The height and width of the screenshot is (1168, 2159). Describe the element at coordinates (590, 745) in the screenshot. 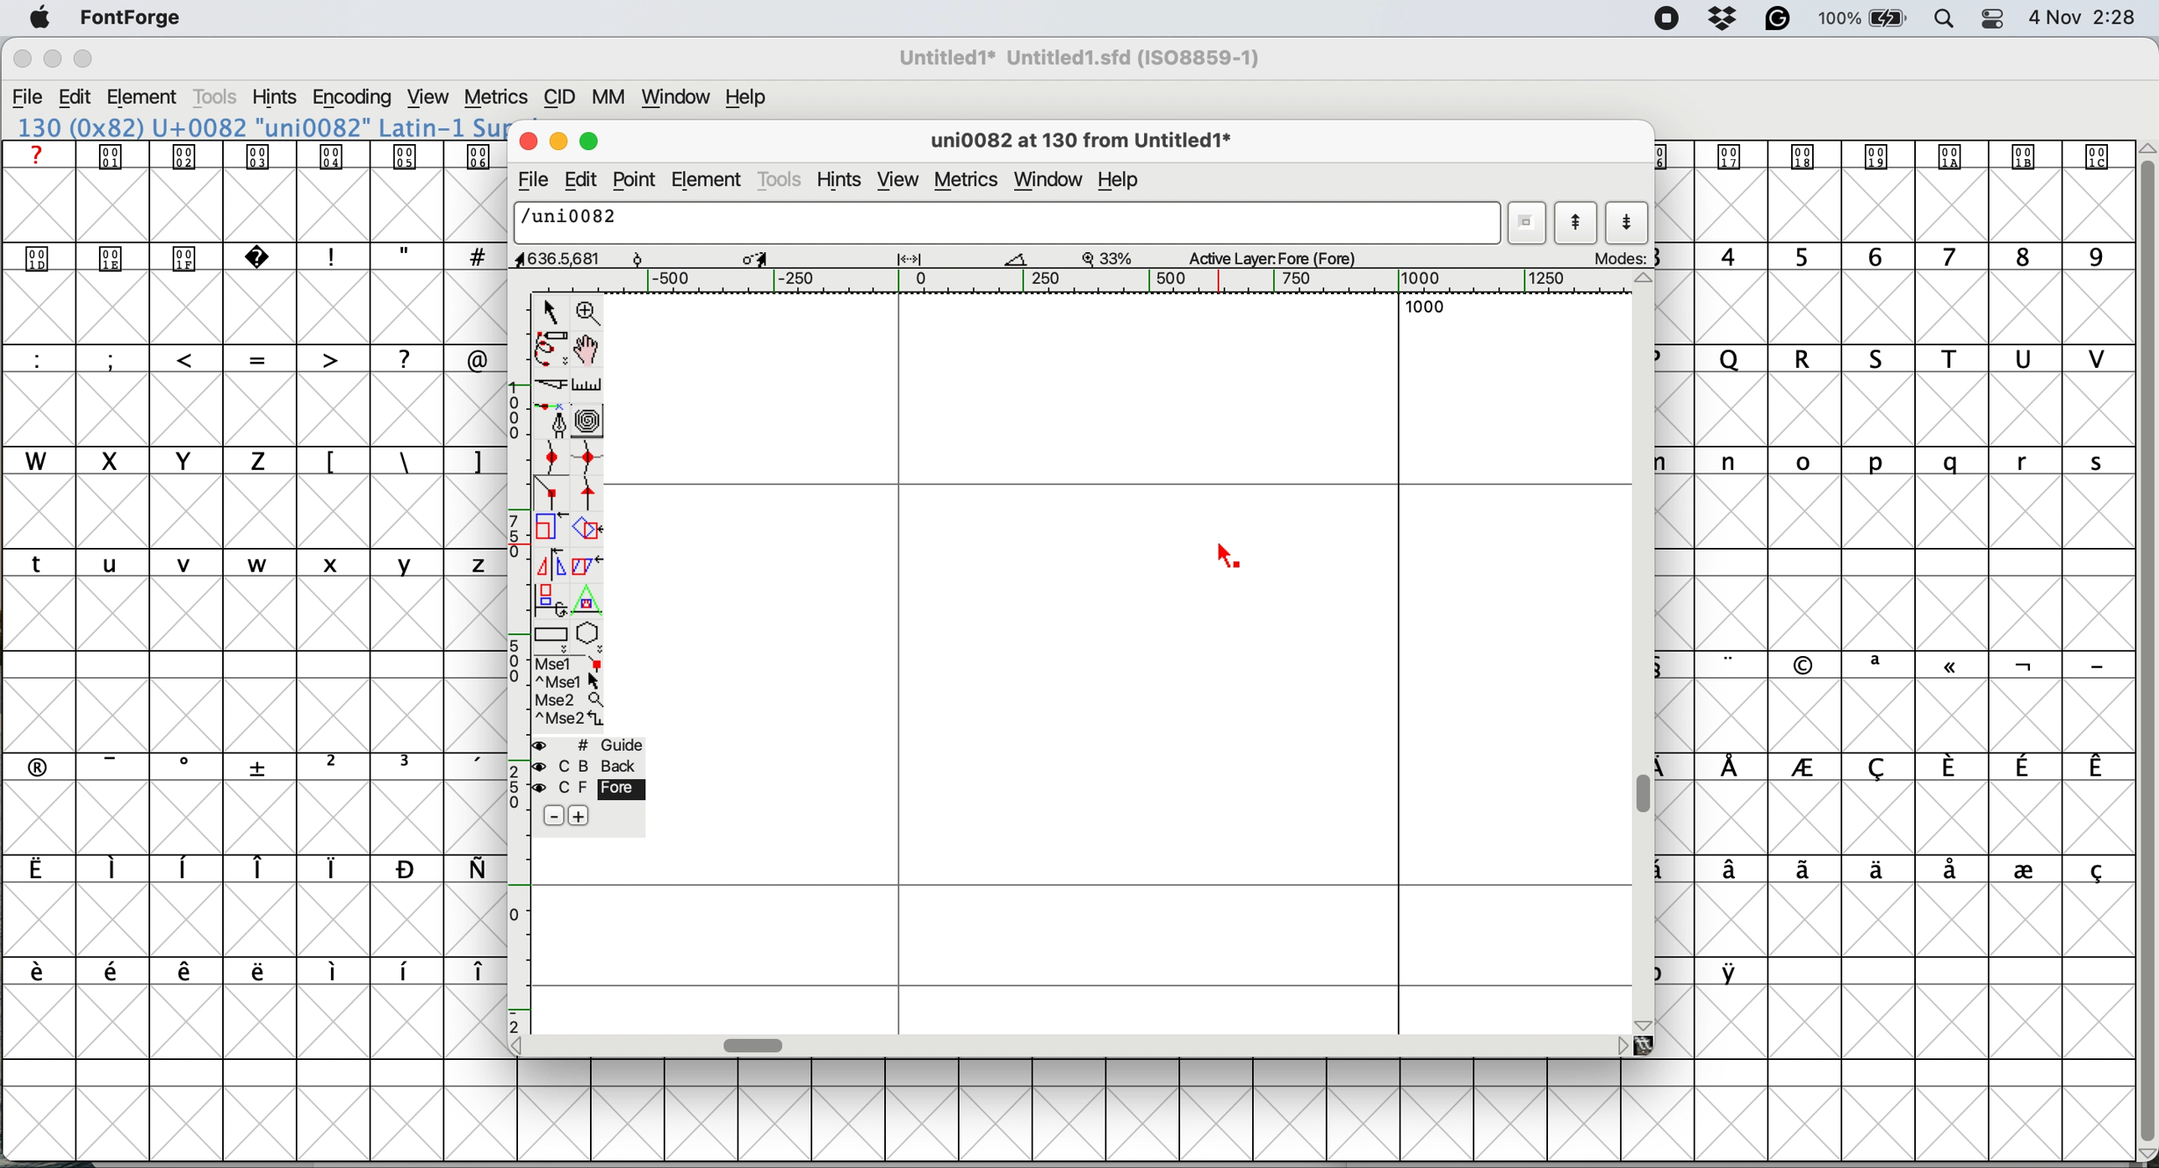

I see `guide` at that location.